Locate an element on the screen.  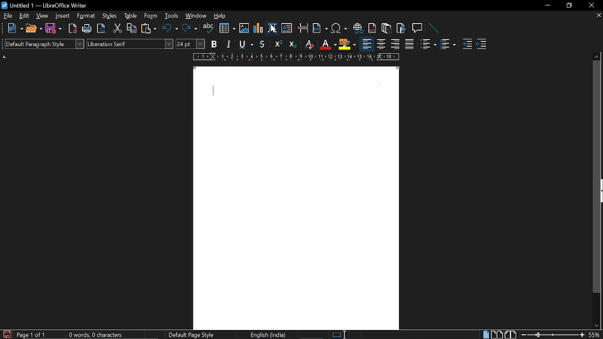
close is located at coordinates (592, 6).